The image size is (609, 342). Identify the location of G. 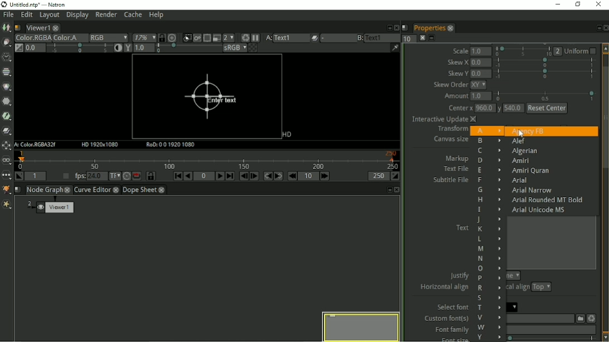
(488, 190).